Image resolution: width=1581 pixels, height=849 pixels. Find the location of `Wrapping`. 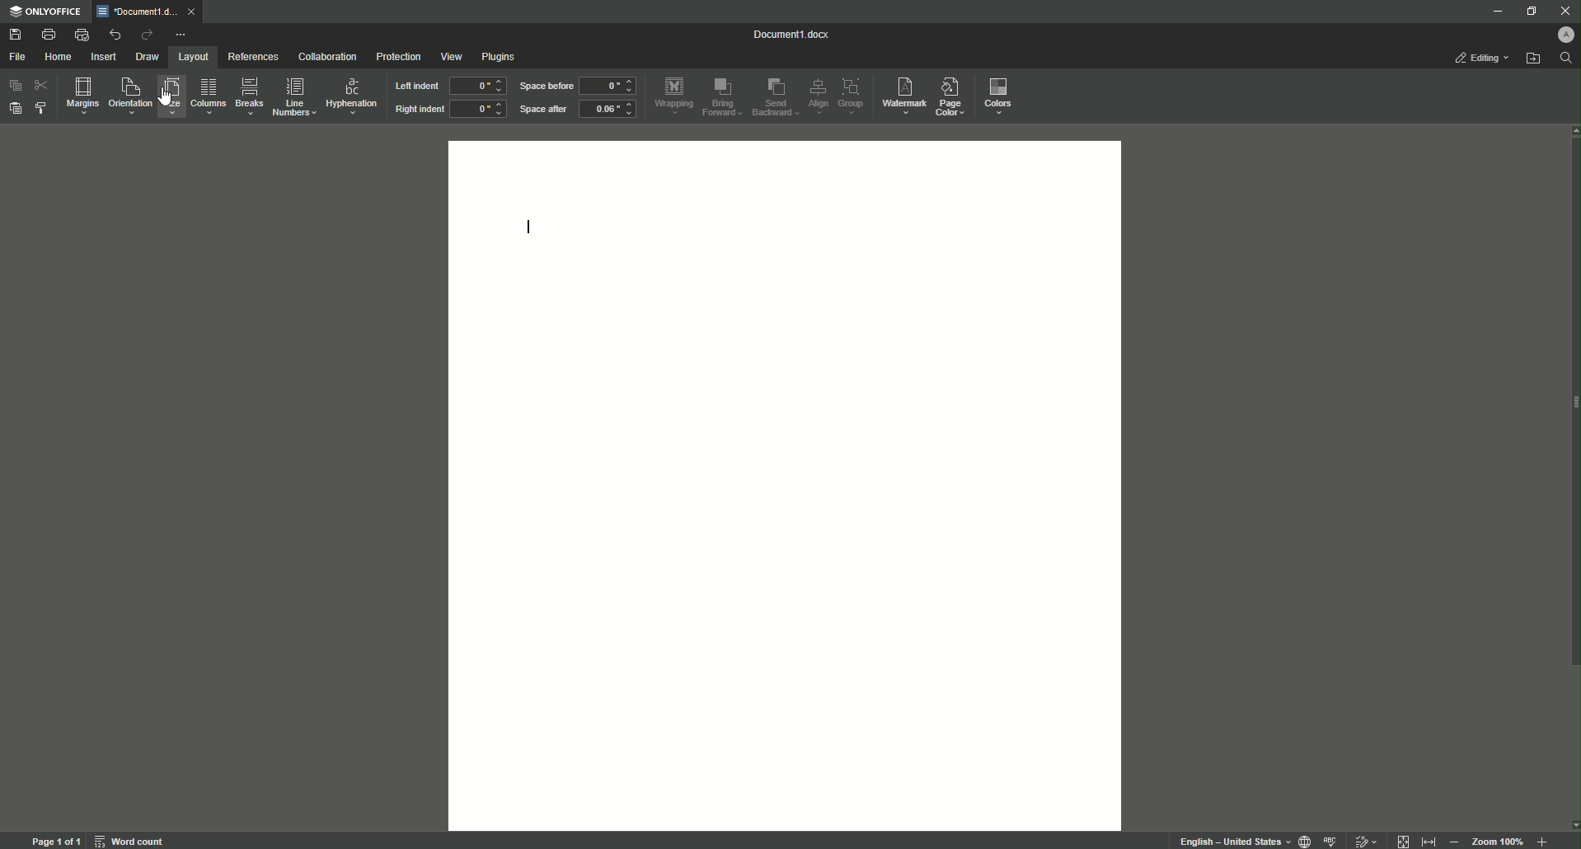

Wrapping is located at coordinates (673, 94).